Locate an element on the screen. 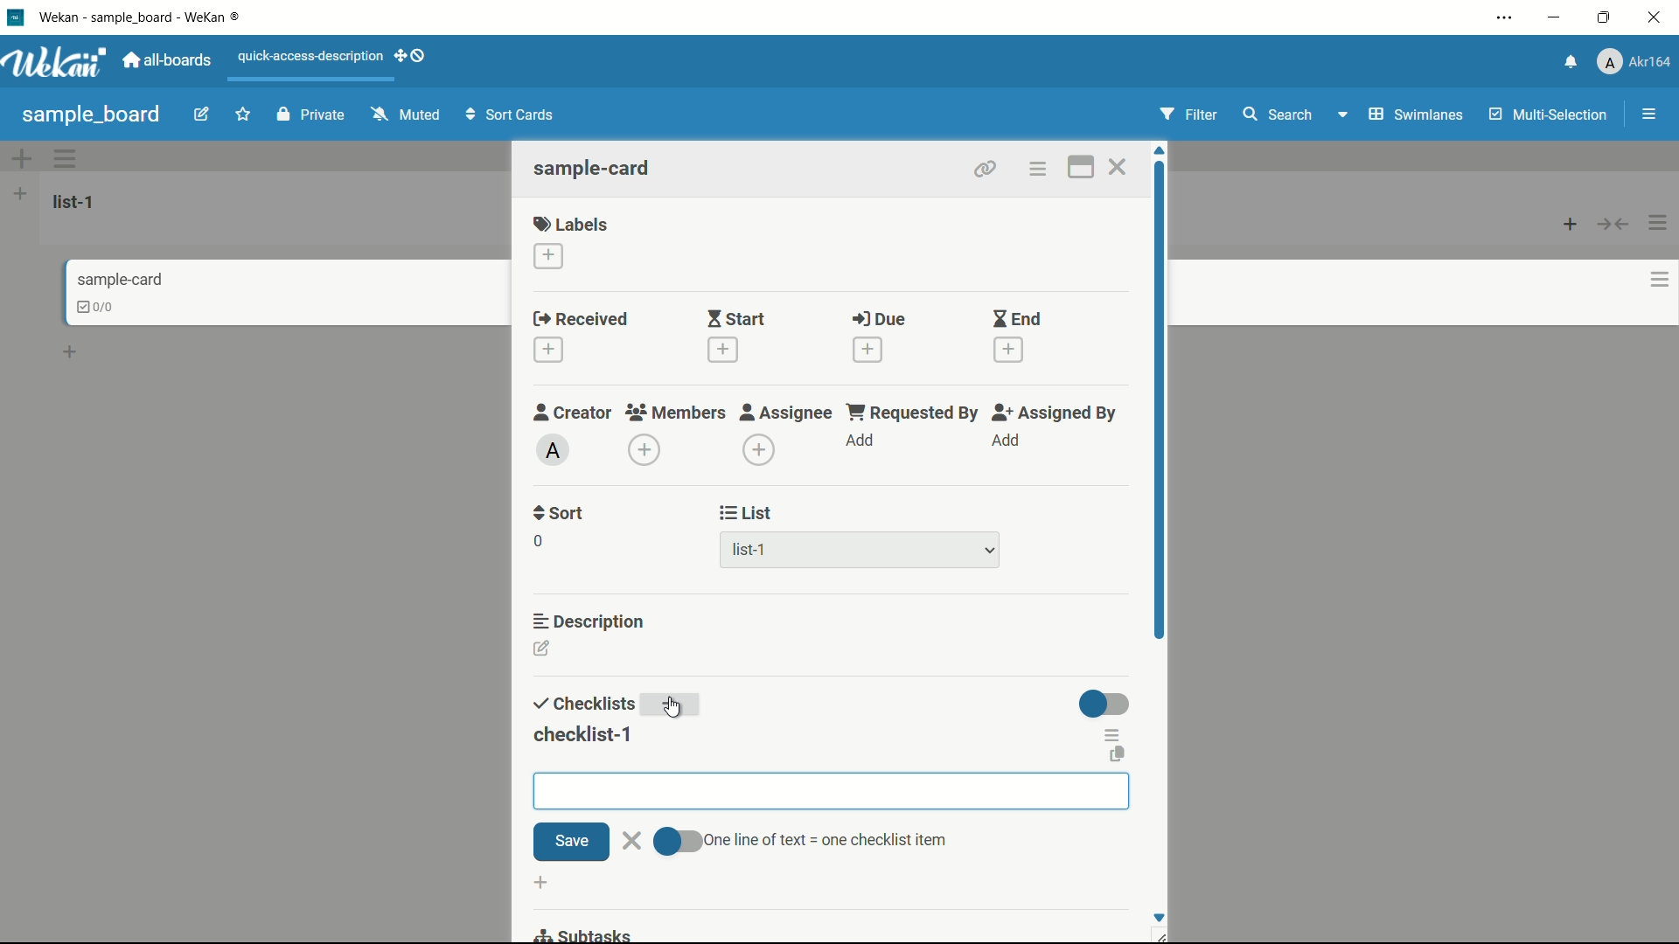 The image size is (1679, 944). received is located at coordinates (581, 320).